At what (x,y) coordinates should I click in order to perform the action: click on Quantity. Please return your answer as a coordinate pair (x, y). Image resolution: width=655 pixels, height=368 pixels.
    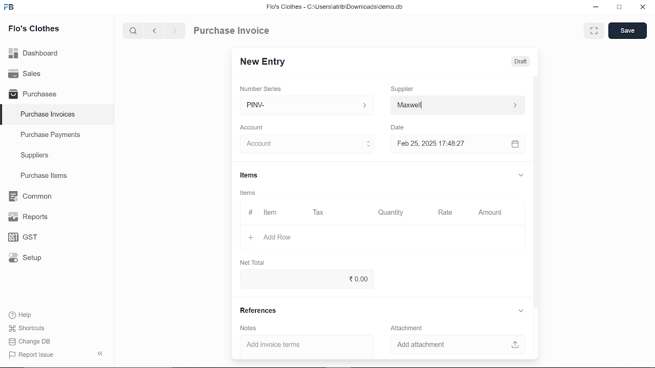
    Looking at the image, I should click on (392, 212).